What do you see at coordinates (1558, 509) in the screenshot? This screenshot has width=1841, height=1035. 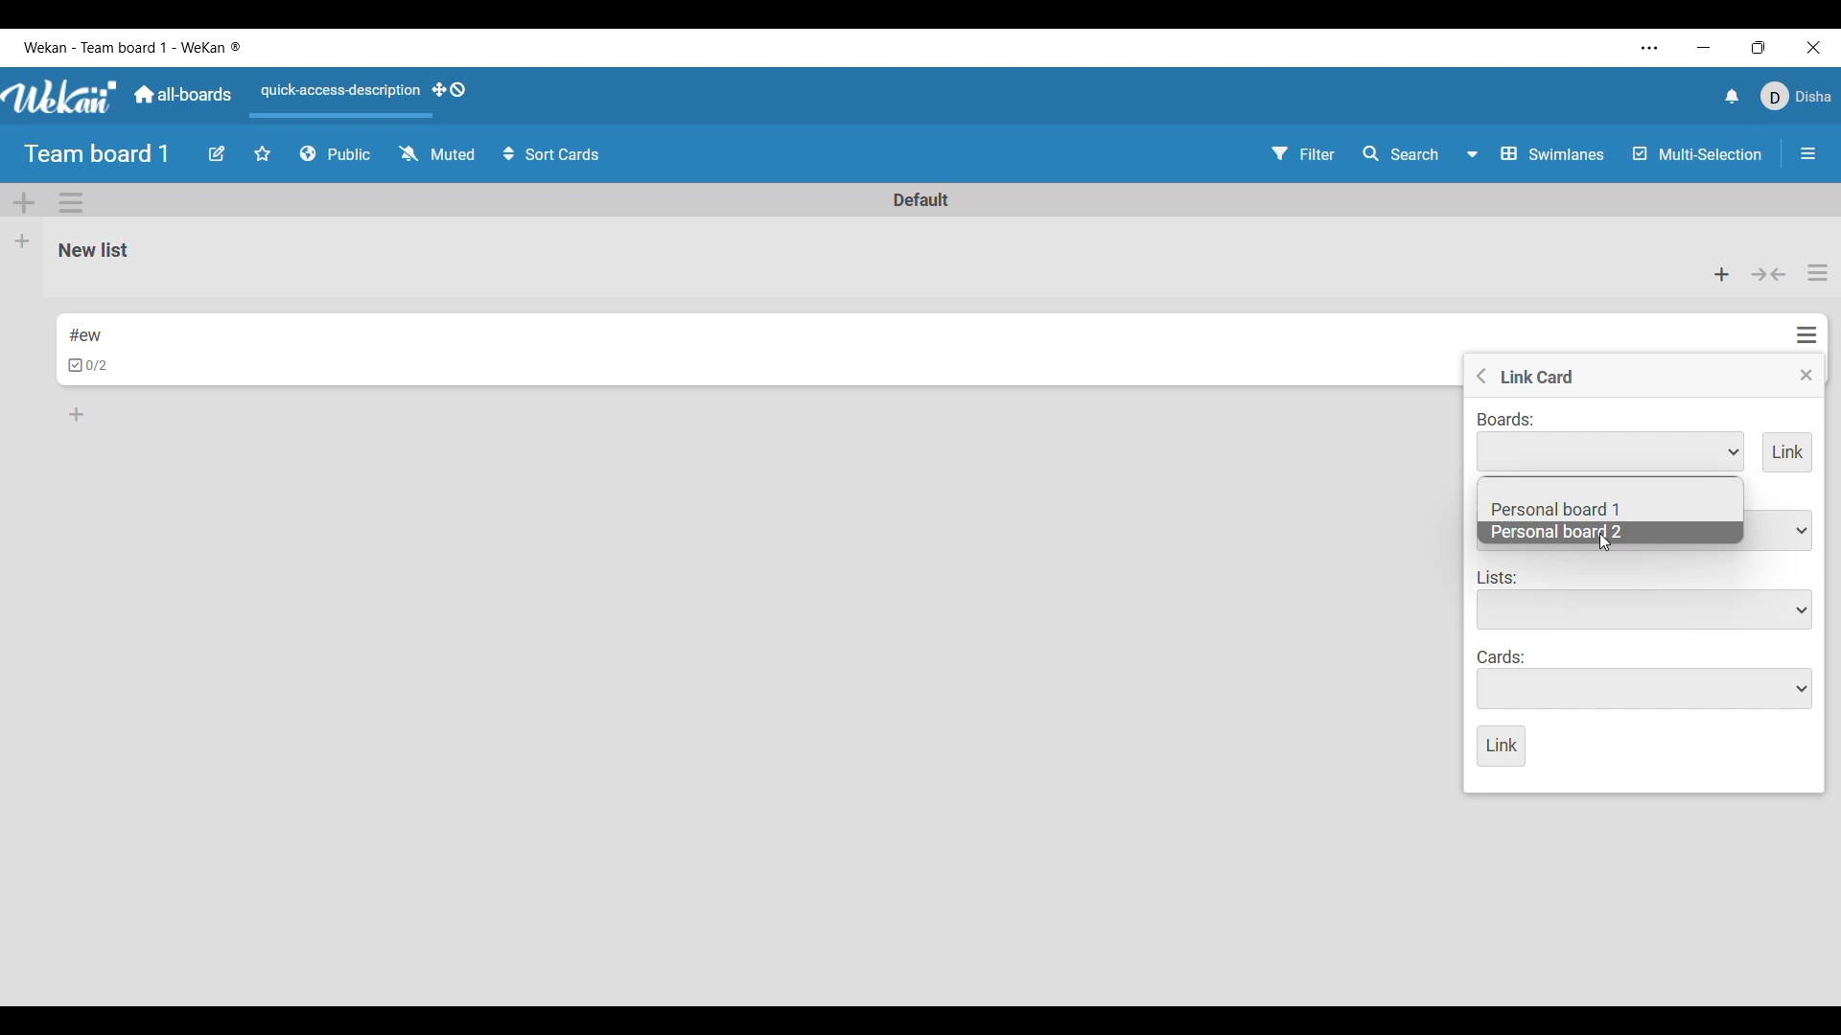 I see `board option` at bounding box center [1558, 509].